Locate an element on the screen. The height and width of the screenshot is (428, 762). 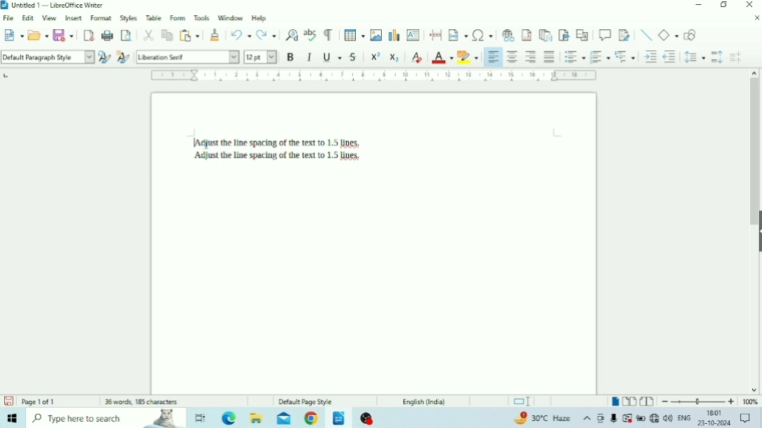
Insert Bookmark is located at coordinates (565, 34).